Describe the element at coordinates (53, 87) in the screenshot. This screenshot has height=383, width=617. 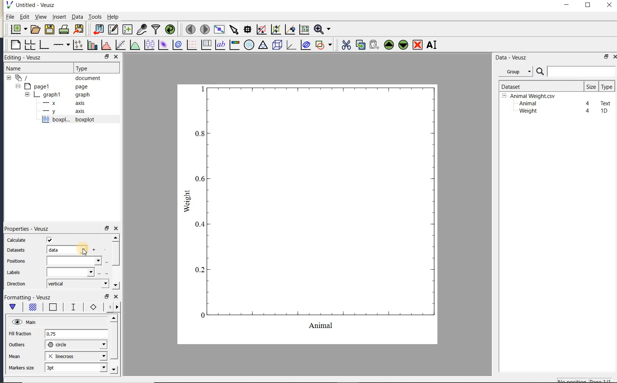
I see `page1` at that location.